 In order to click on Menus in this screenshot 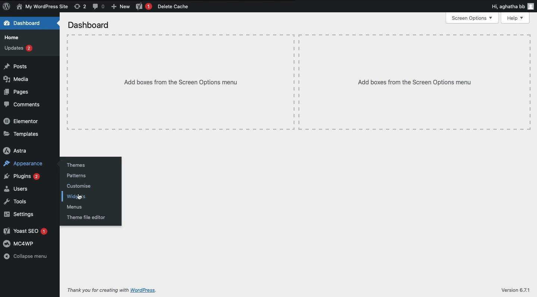, I will do `click(80, 207)`.